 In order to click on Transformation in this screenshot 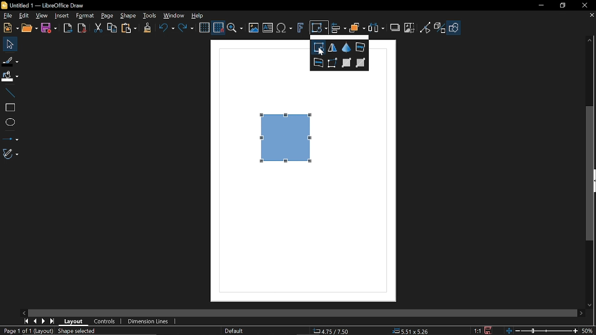, I will do `click(318, 28)`.